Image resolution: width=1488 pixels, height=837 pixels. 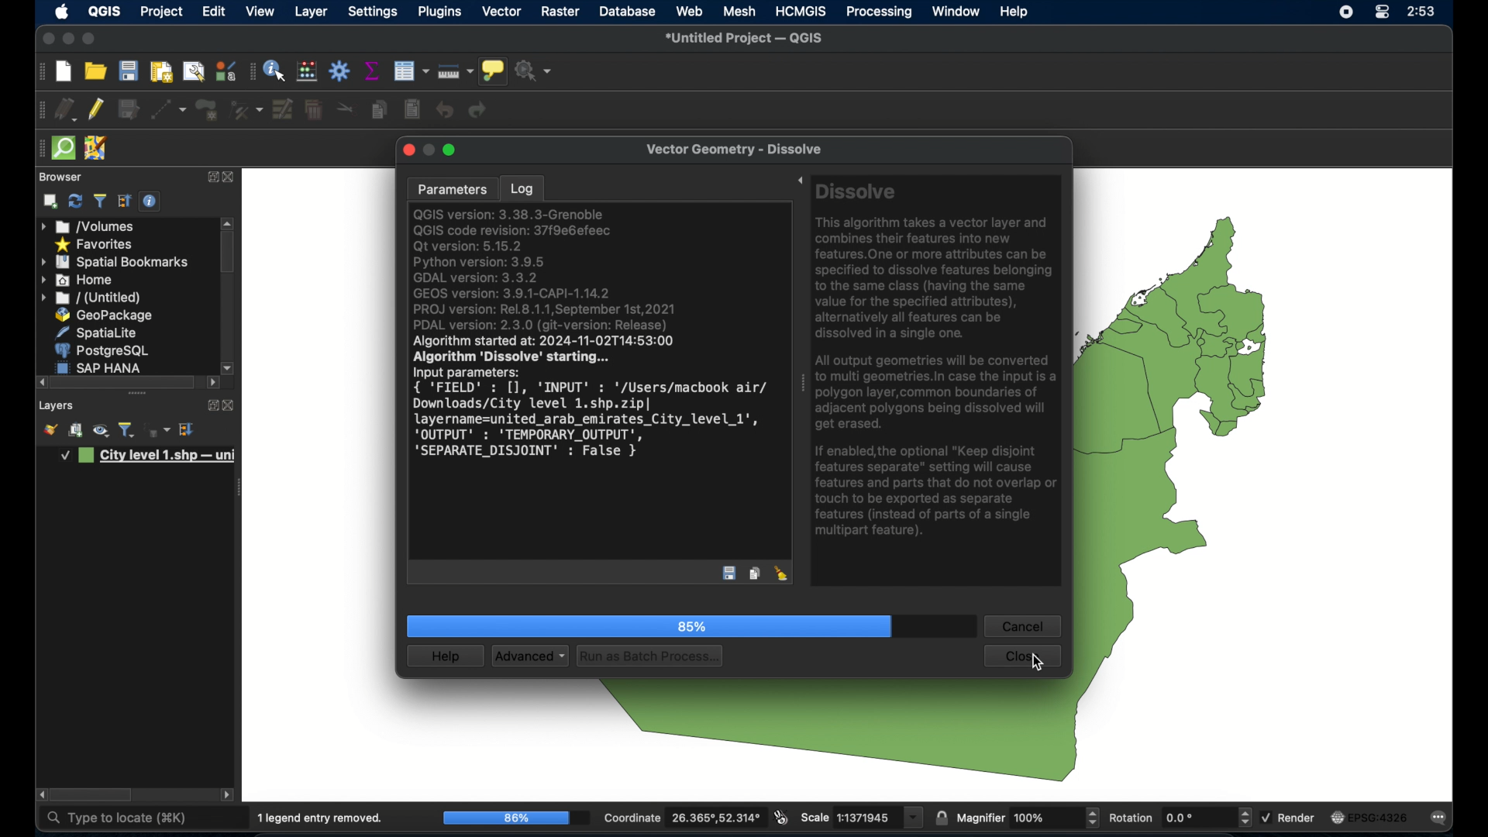 I want to click on digitize with segment, so click(x=168, y=110).